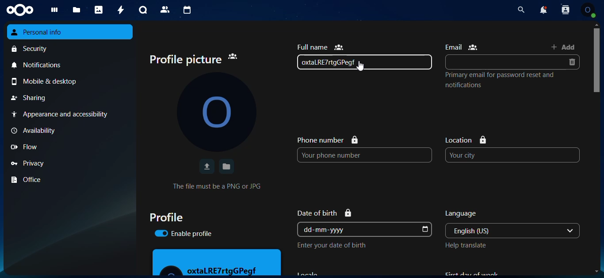 The height and width of the screenshot is (278, 604). What do you see at coordinates (504, 231) in the screenshot?
I see `English (US)` at bounding box center [504, 231].